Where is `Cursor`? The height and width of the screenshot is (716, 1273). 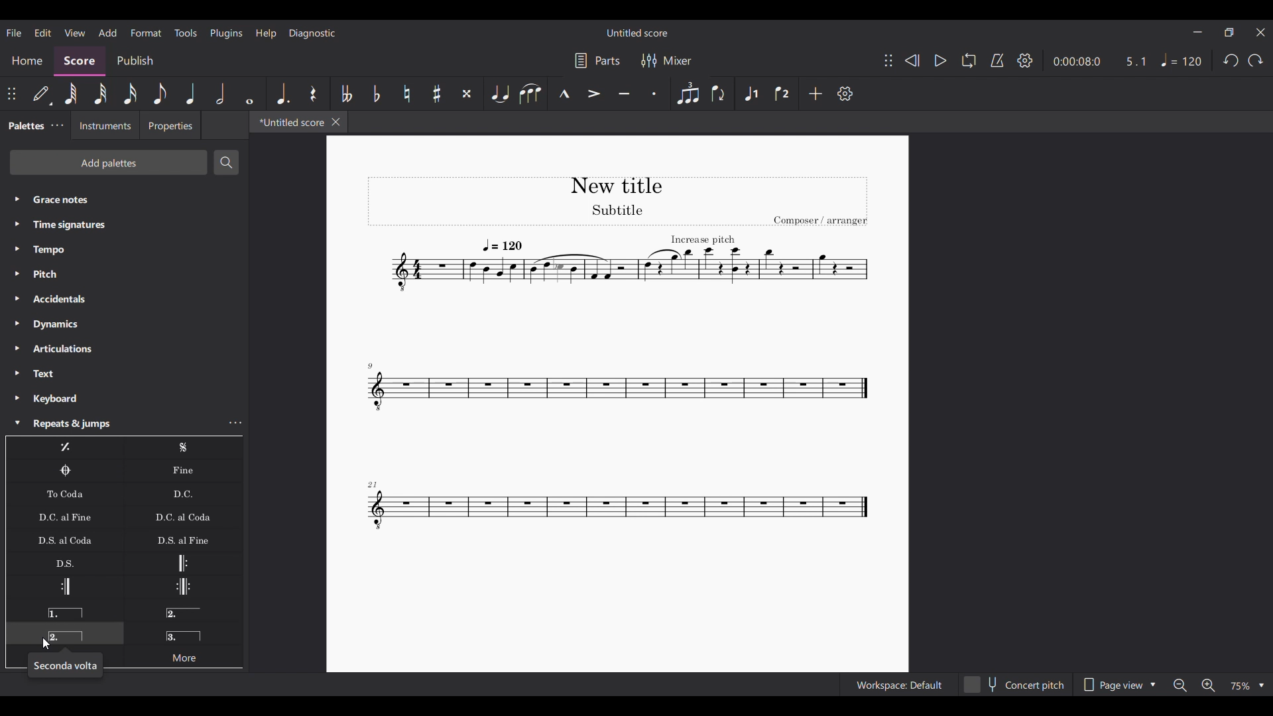 Cursor is located at coordinates (46, 644).